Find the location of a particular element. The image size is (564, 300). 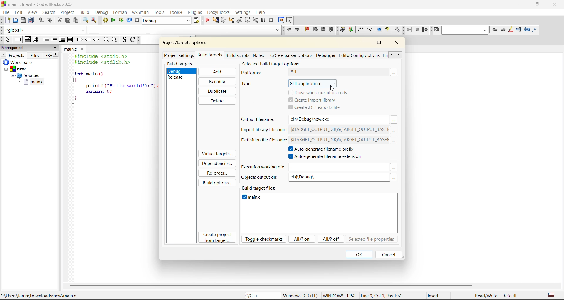

notes is located at coordinates (259, 55).